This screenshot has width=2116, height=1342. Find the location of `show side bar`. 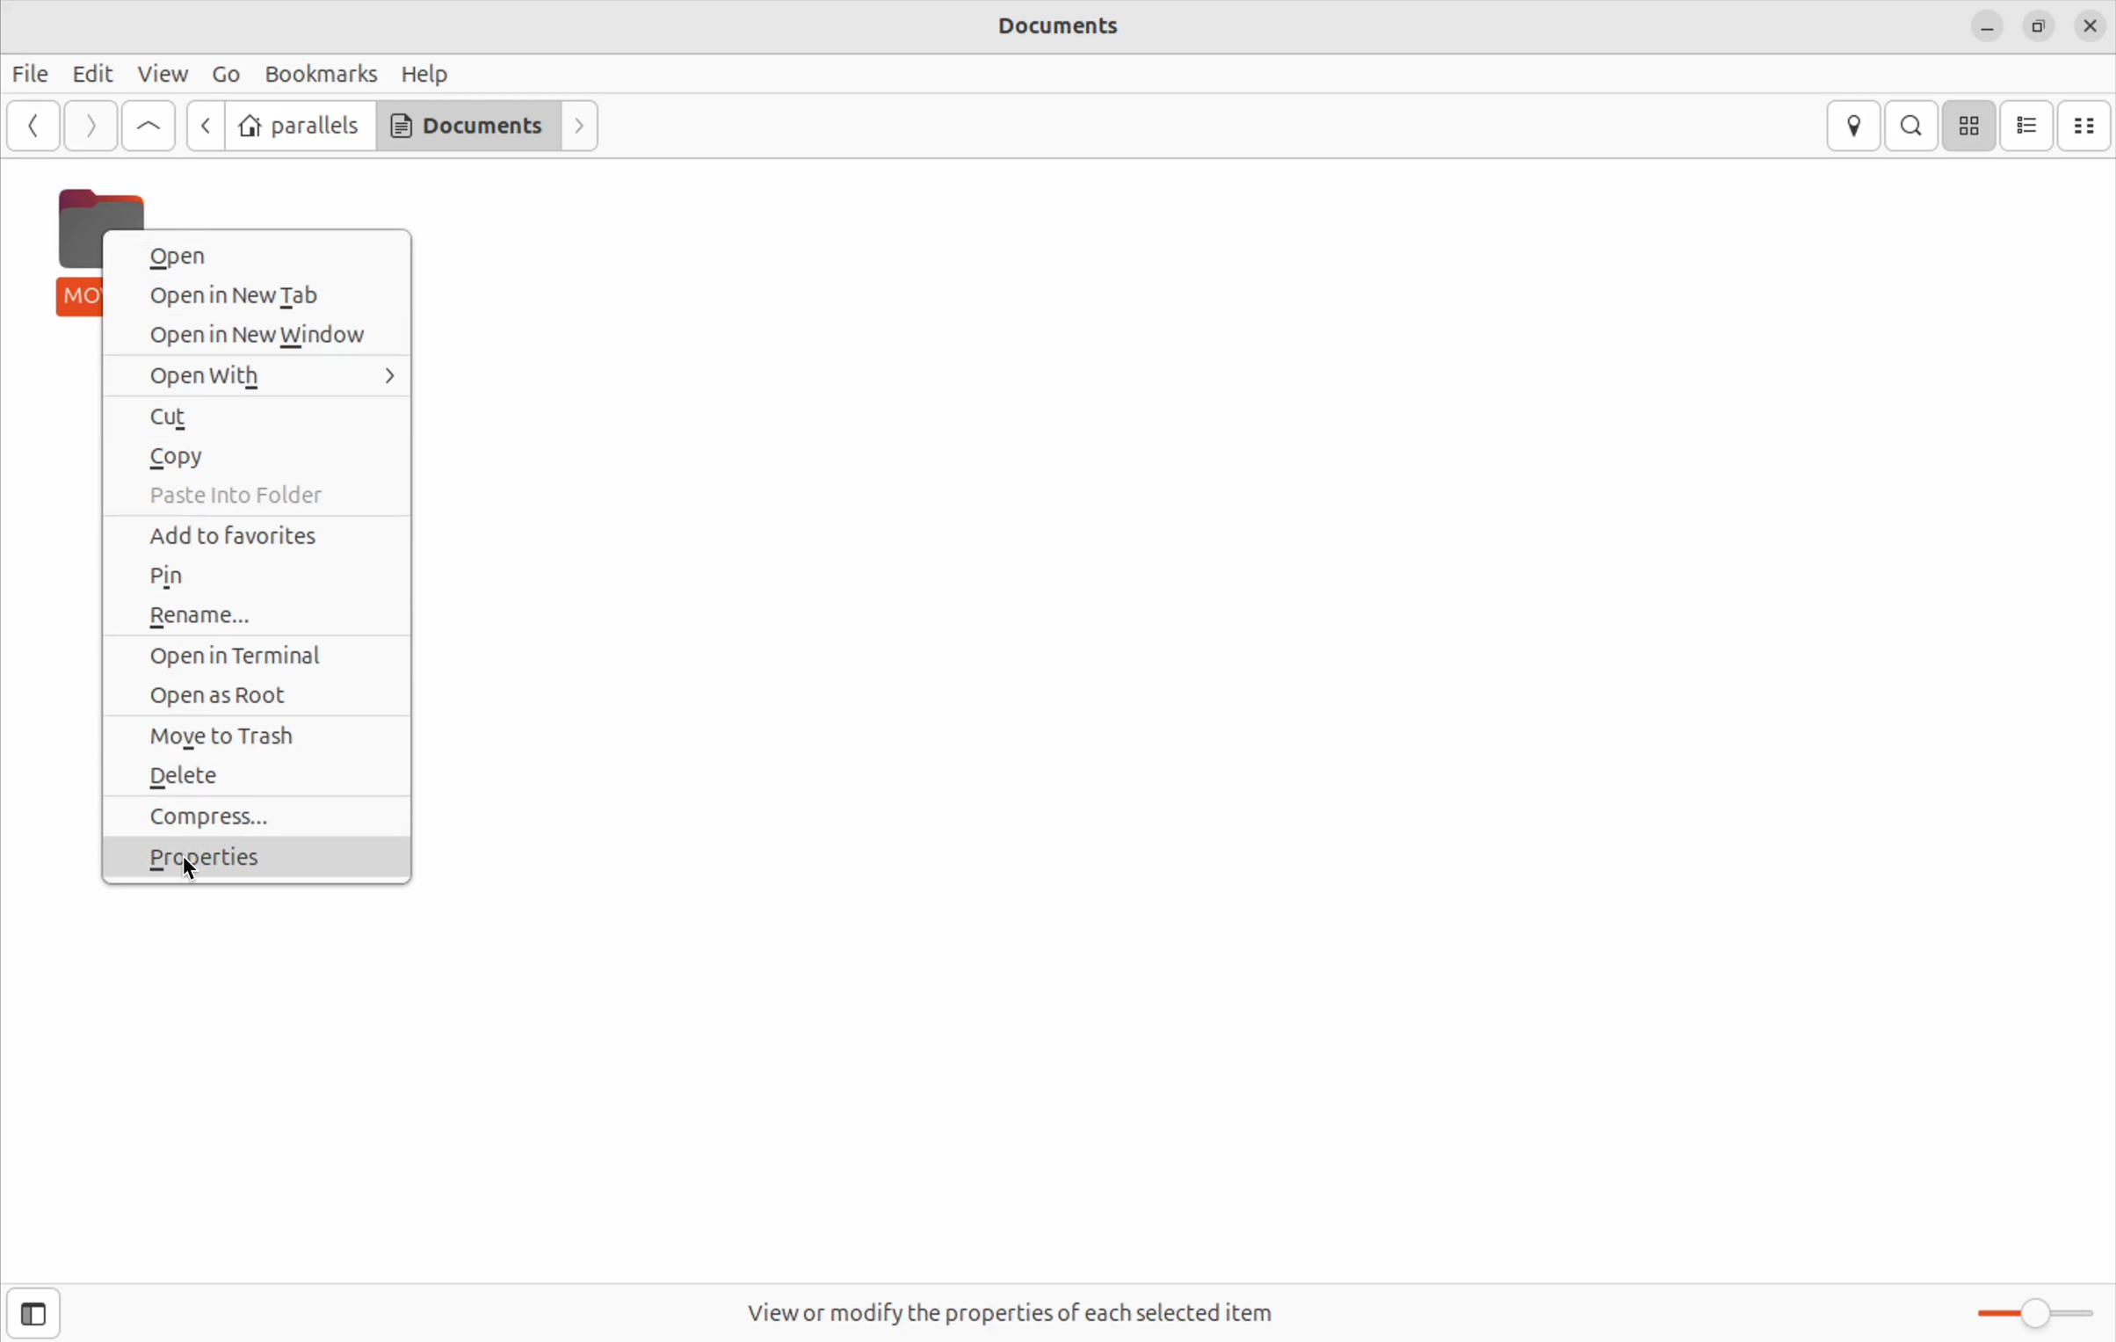

show side bar is located at coordinates (36, 1314).